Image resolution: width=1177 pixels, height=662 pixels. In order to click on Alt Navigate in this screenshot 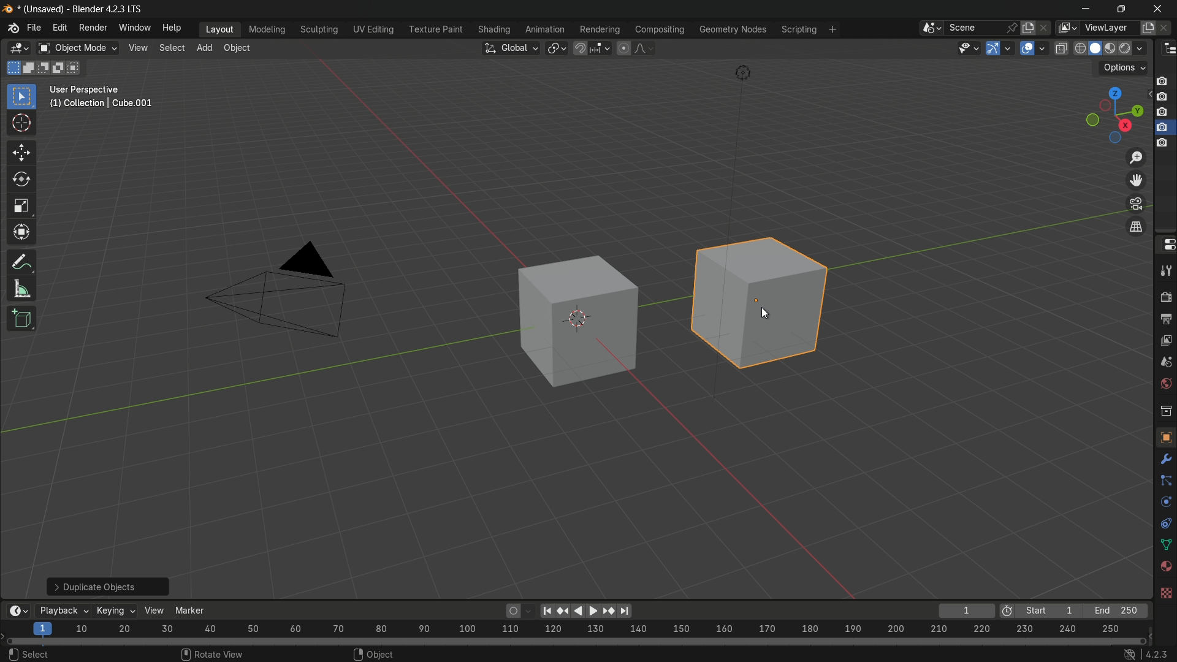, I will do `click(985, 655)`.